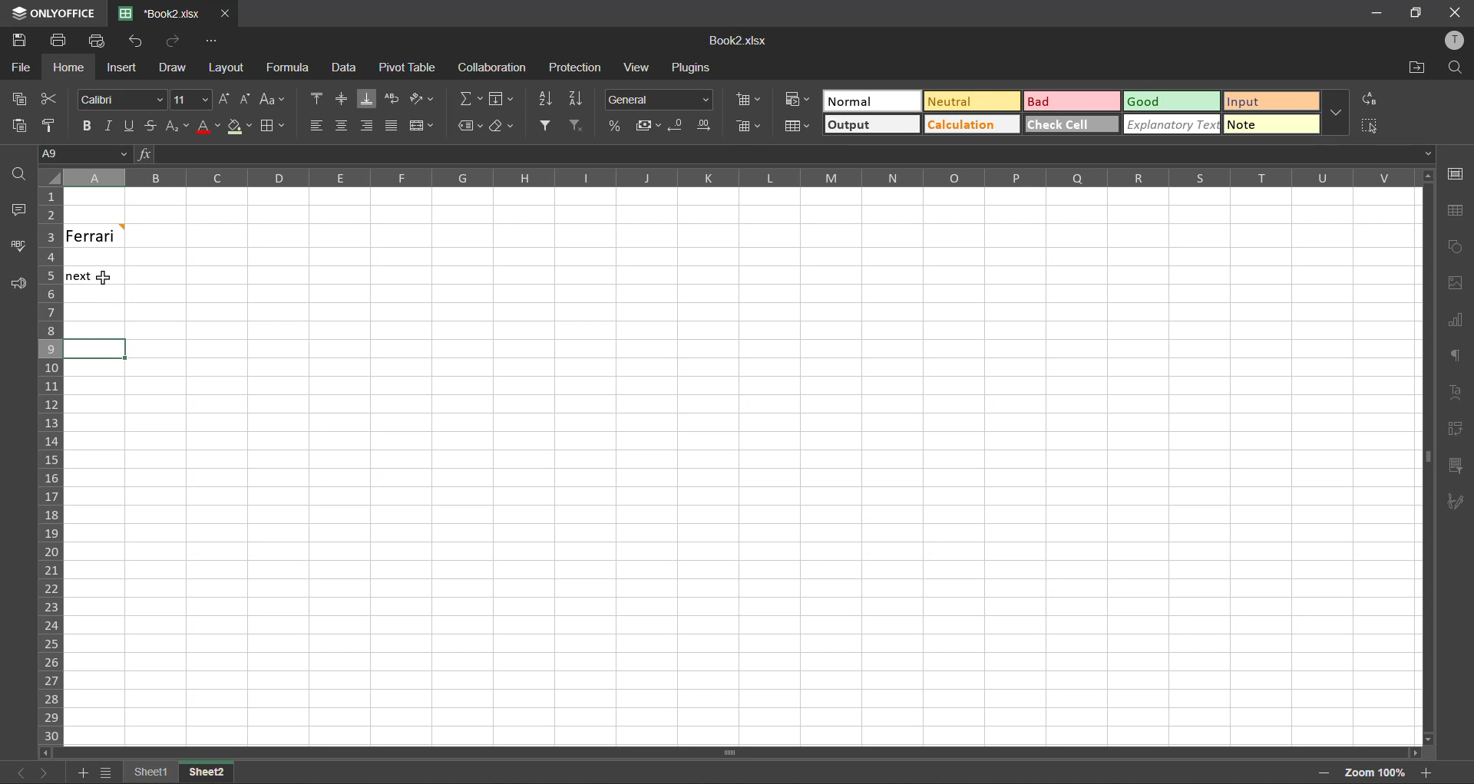 The height and width of the screenshot is (784, 1474). What do you see at coordinates (1457, 503) in the screenshot?
I see `signature` at bounding box center [1457, 503].